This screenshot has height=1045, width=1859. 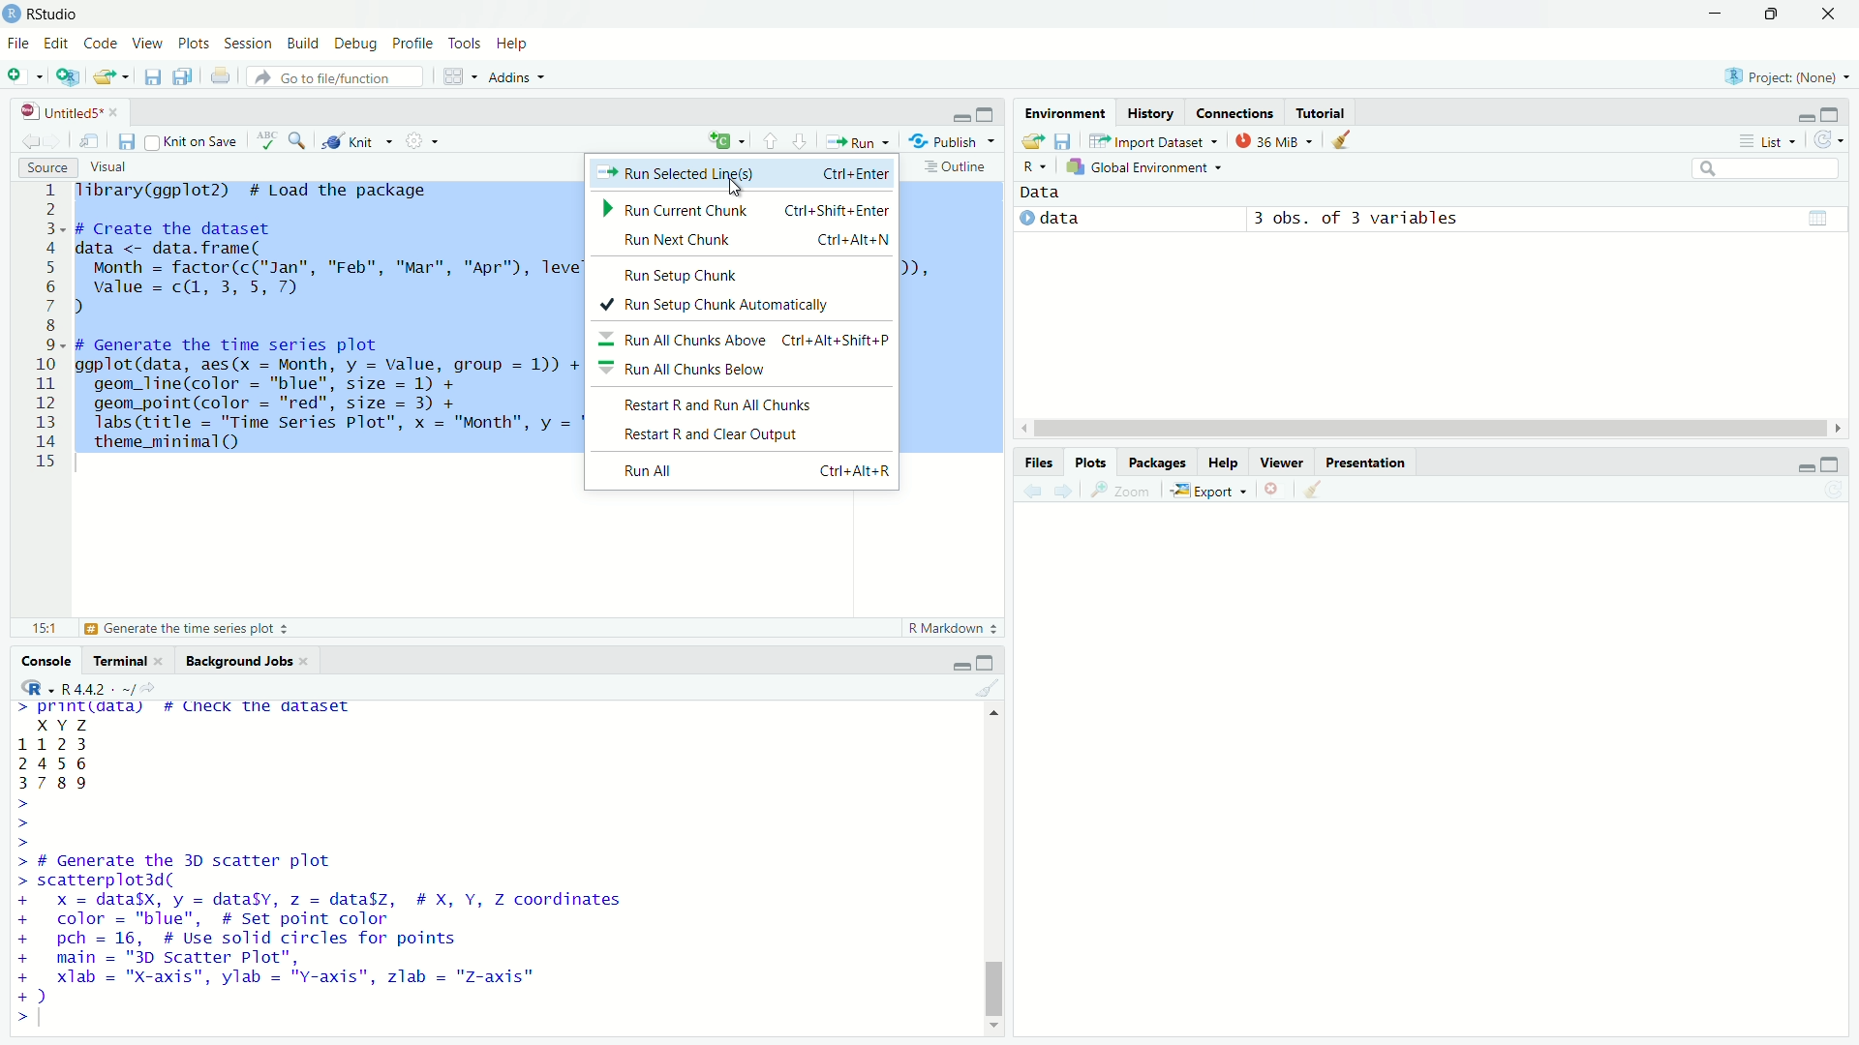 What do you see at coordinates (956, 663) in the screenshot?
I see `minimize` at bounding box center [956, 663].